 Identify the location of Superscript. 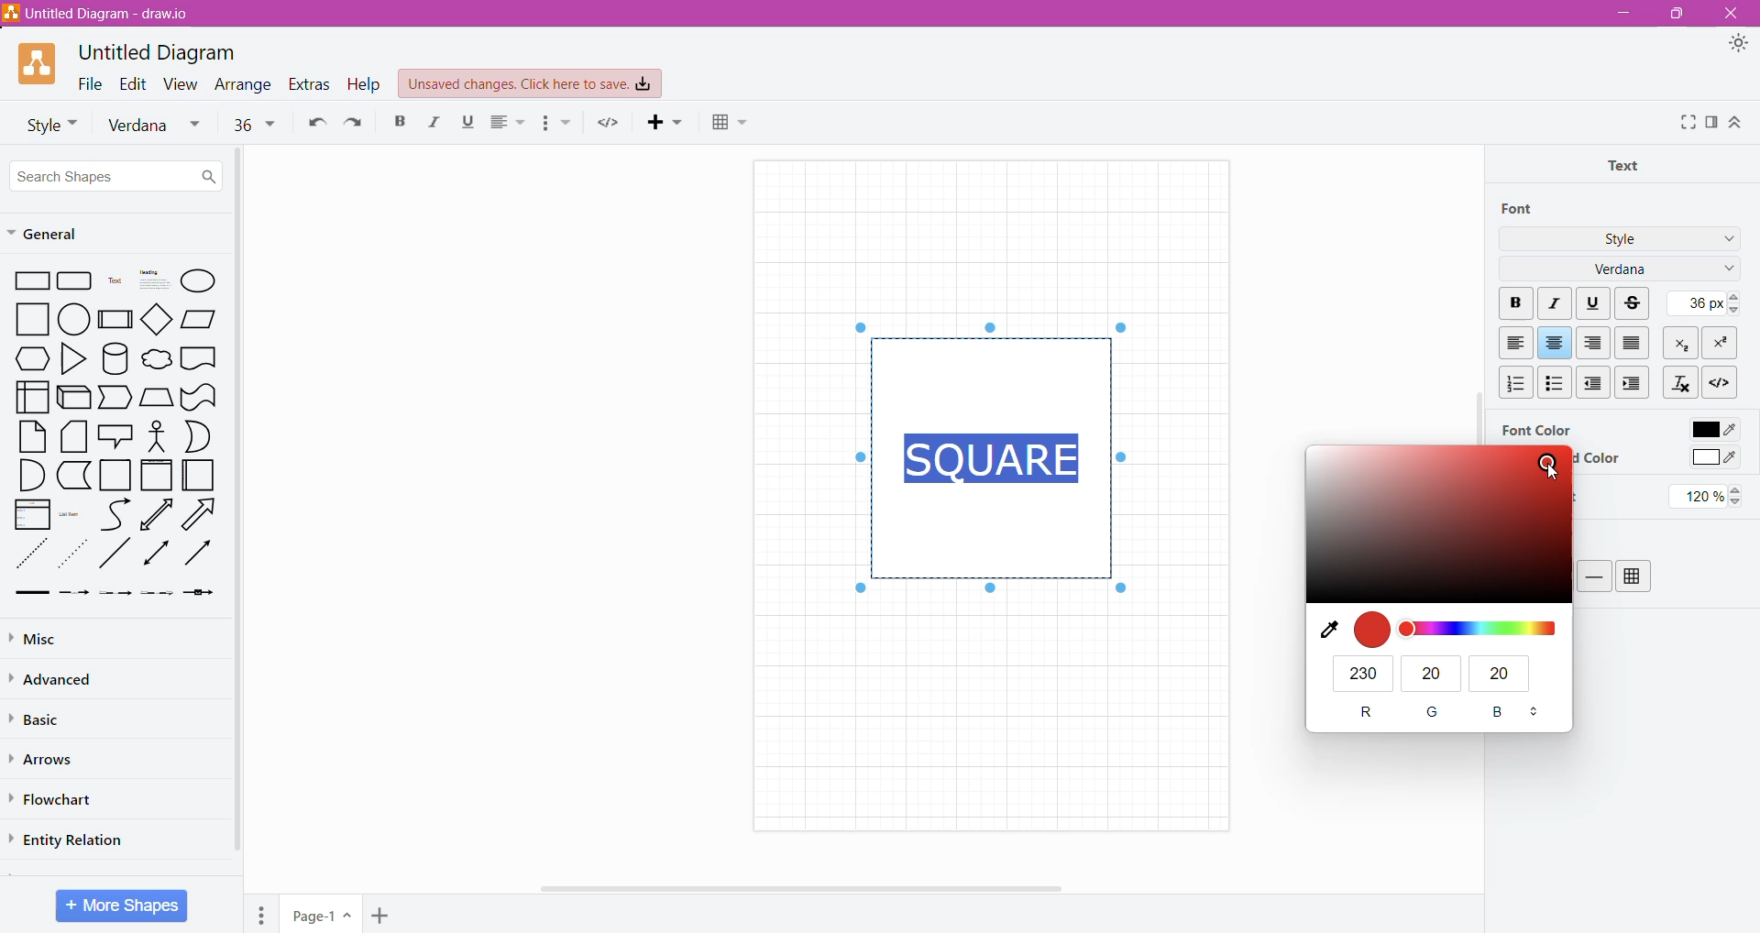
(1719, 343).